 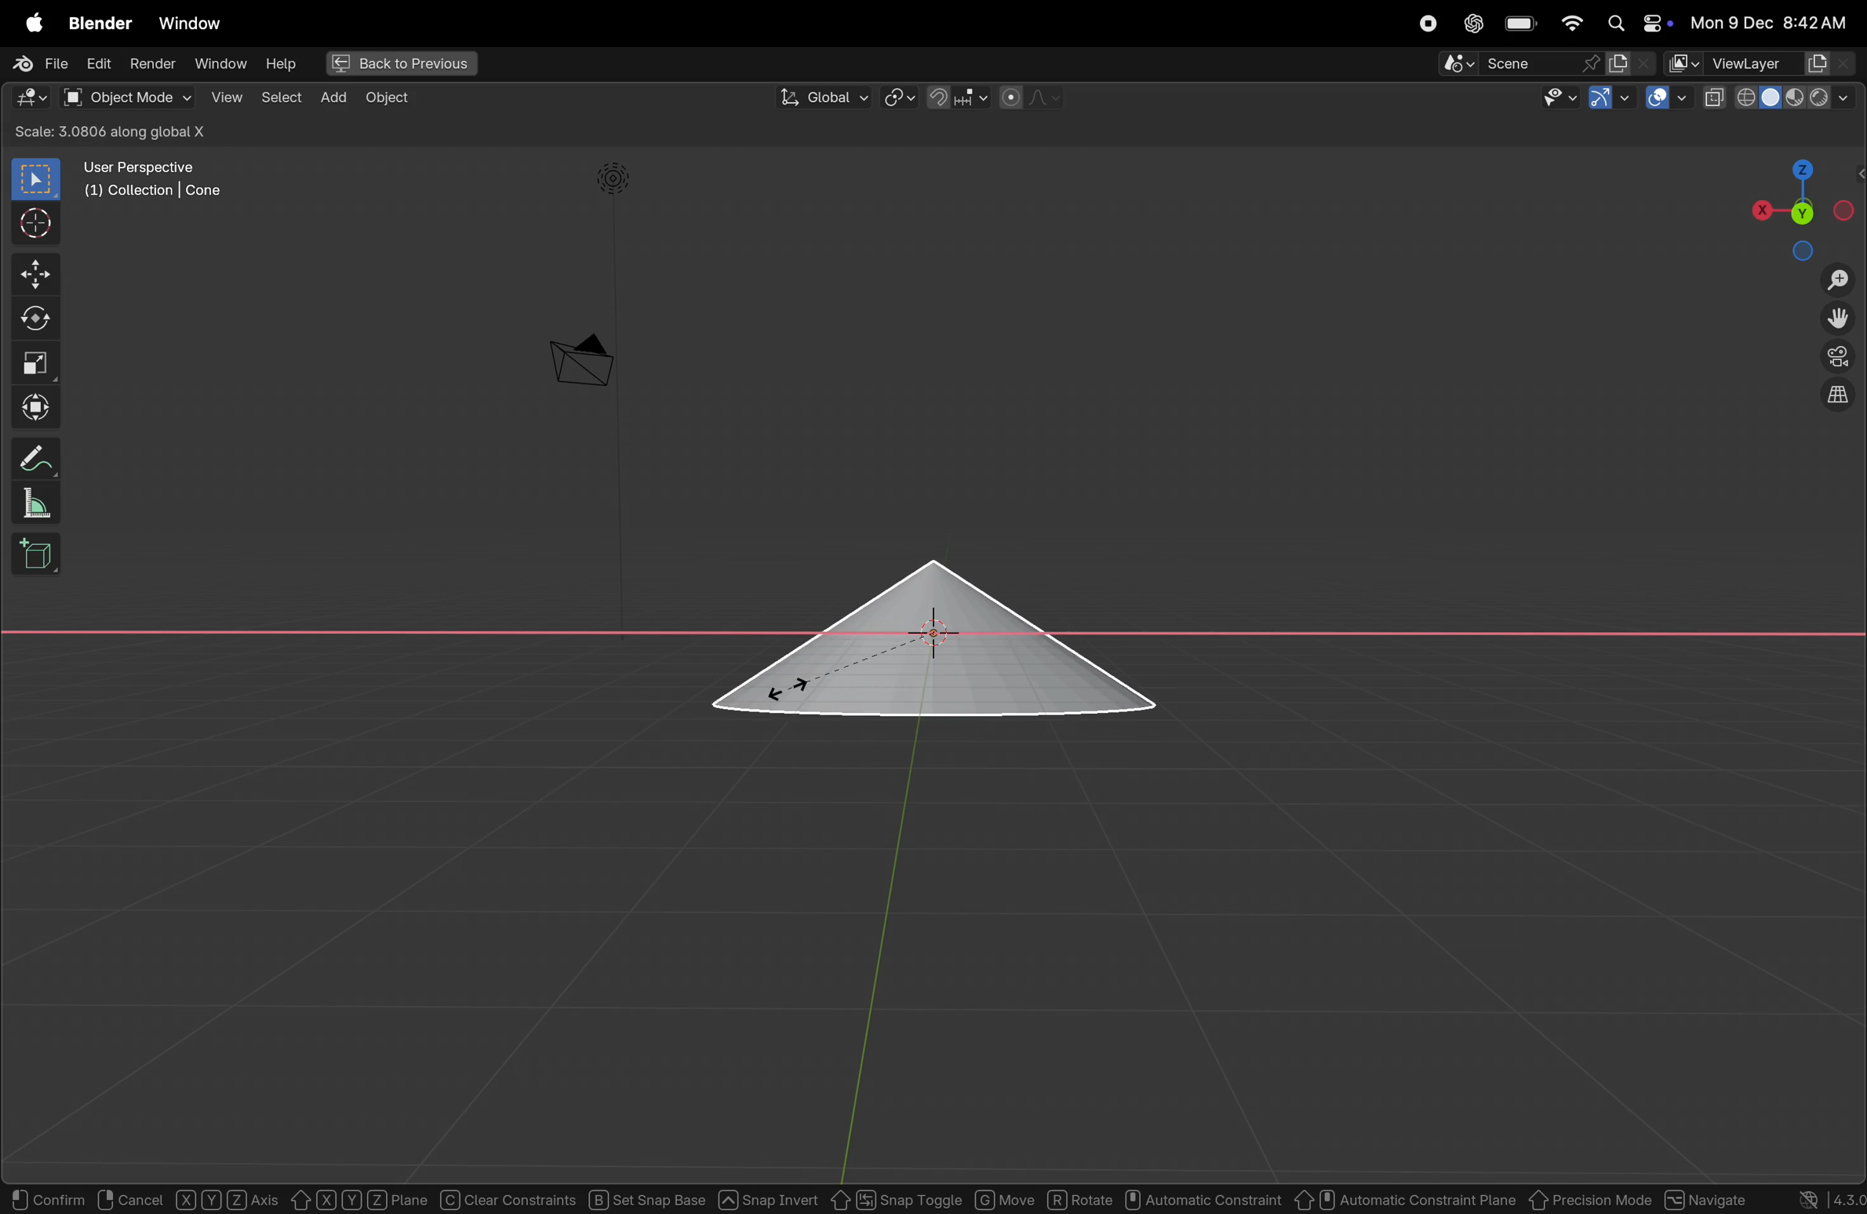 What do you see at coordinates (39, 62) in the screenshot?
I see `File` at bounding box center [39, 62].